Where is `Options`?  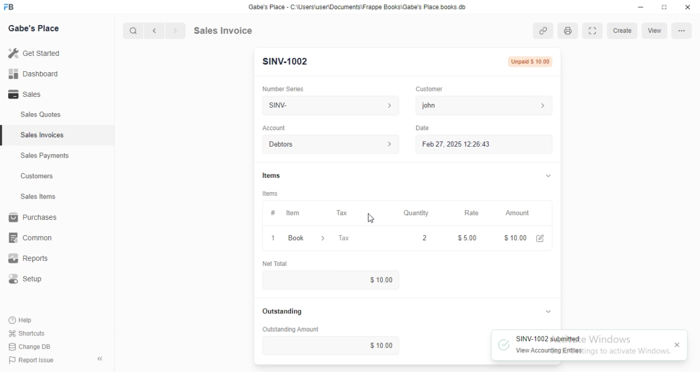 Options is located at coordinates (684, 31).